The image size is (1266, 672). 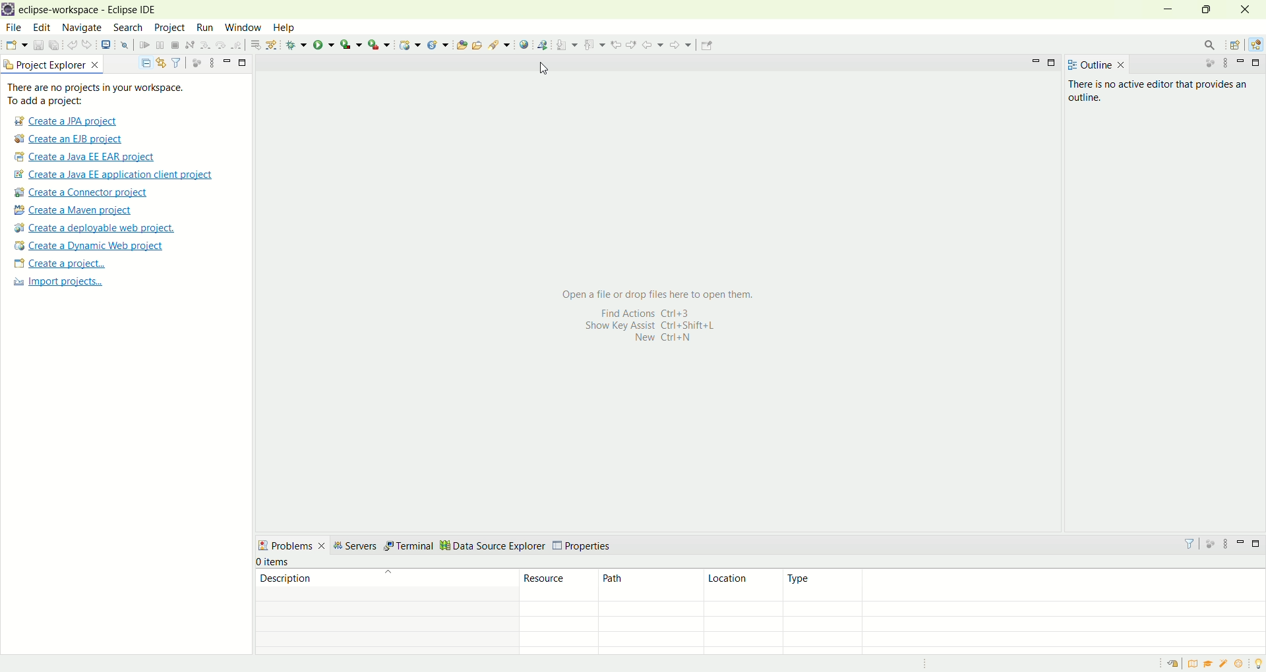 What do you see at coordinates (78, 194) in the screenshot?
I see `create a connector project` at bounding box center [78, 194].